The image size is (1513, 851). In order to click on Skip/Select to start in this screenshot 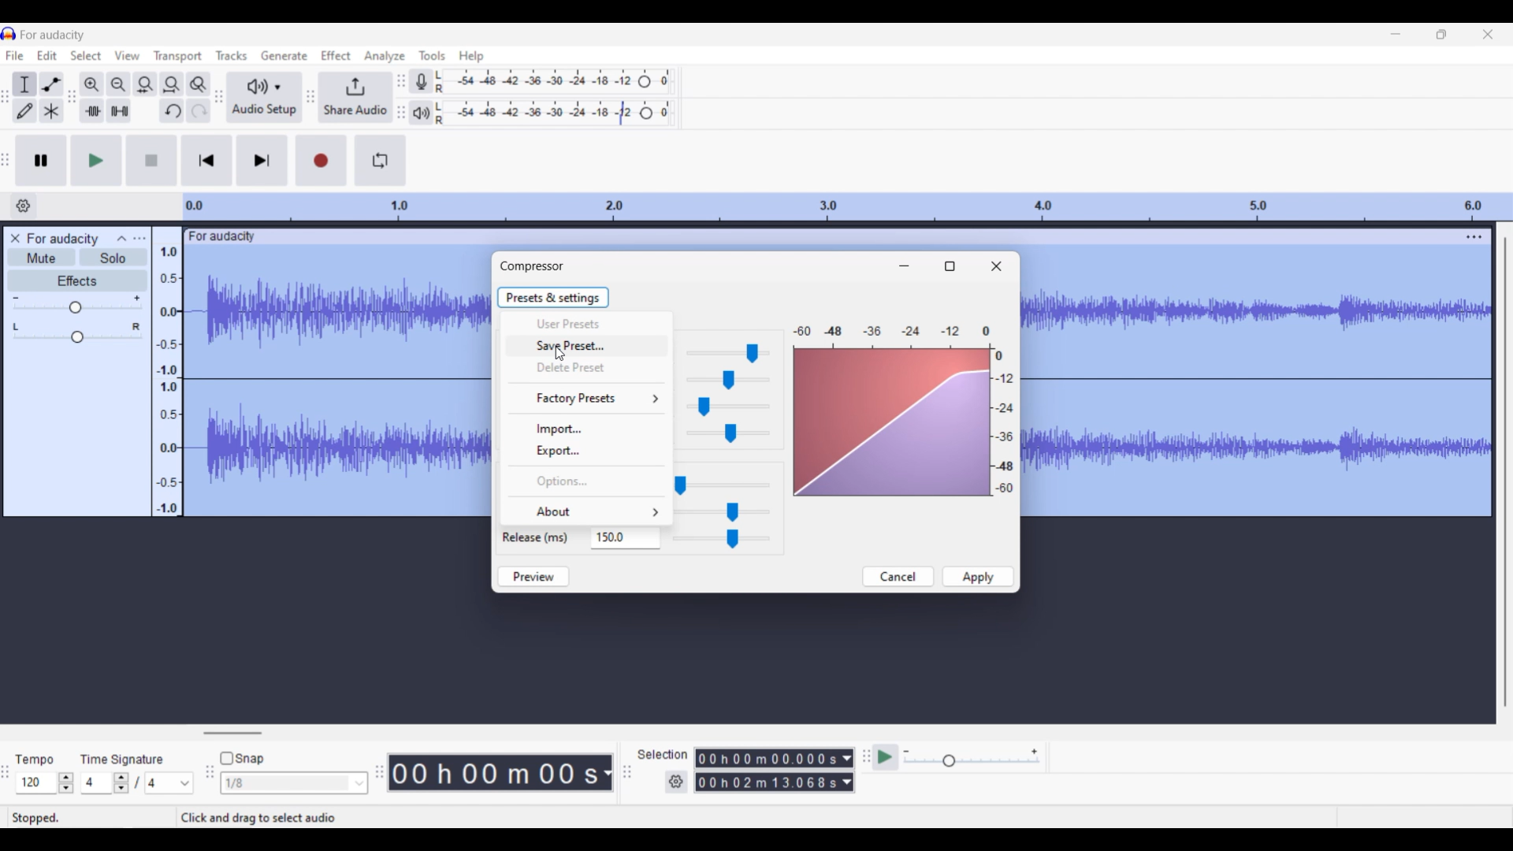, I will do `click(206, 161)`.